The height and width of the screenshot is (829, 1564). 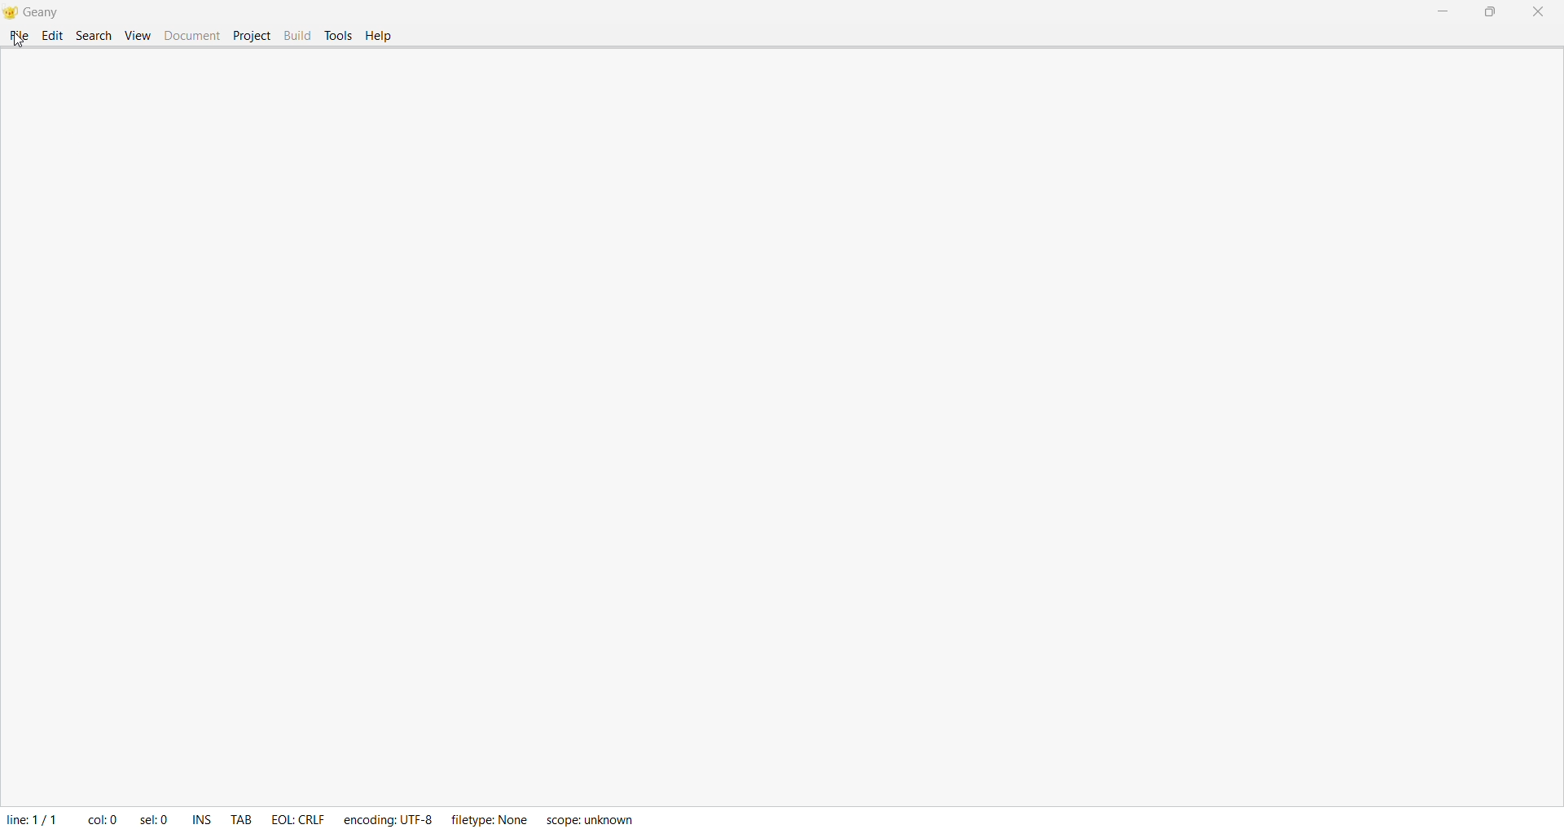 What do you see at coordinates (341, 33) in the screenshot?
I see `Tools` at bounding box center [341, 33].